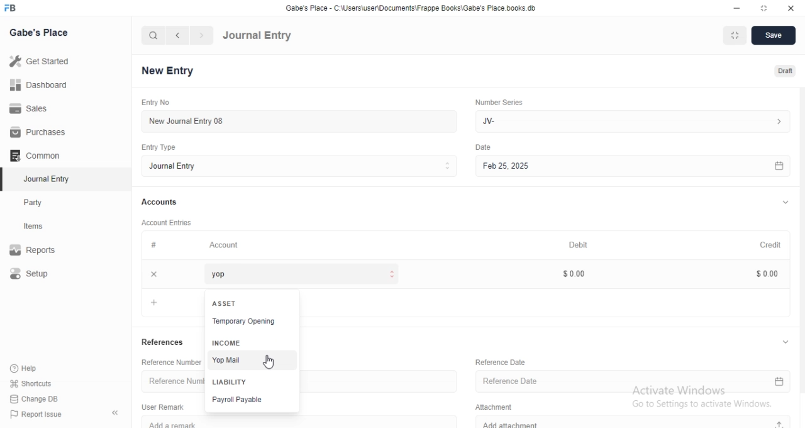 The image size is (805, 428). Describe the element at coordinates (38, 155) in the screenshot. I see `Common` at that location.